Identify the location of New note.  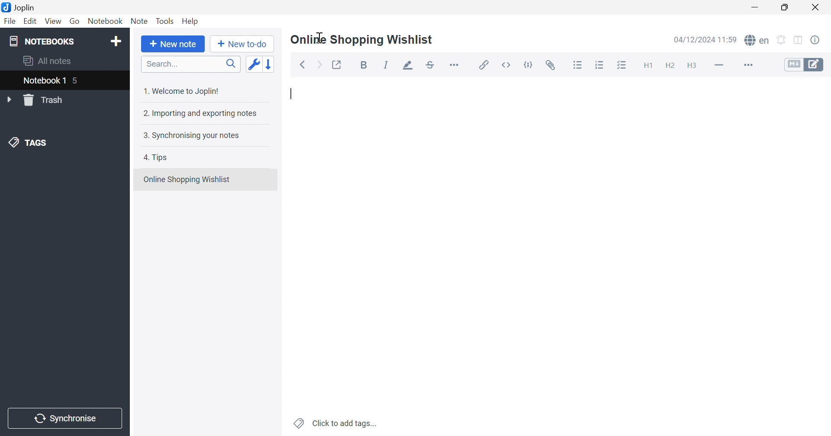
(175, 44).